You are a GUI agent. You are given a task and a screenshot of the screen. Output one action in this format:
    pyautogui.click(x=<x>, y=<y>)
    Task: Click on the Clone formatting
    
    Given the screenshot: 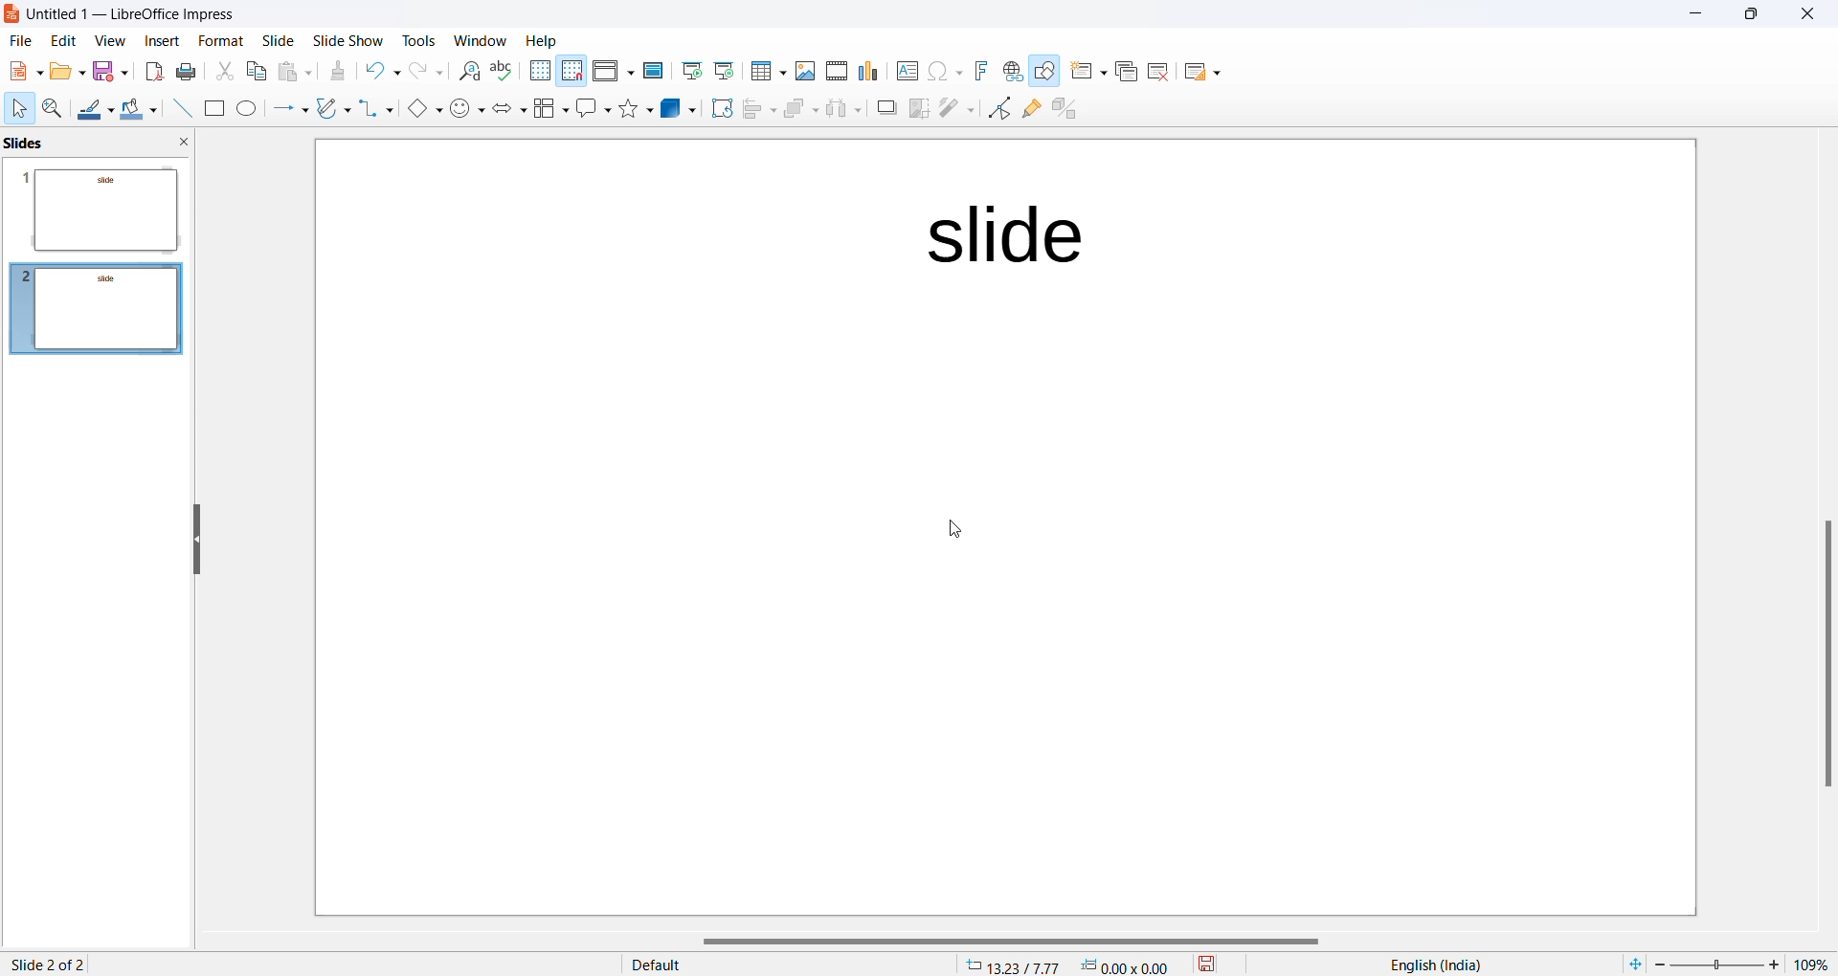 What is the action you would take?
    pyautogui.click(x=343, y=73)
    